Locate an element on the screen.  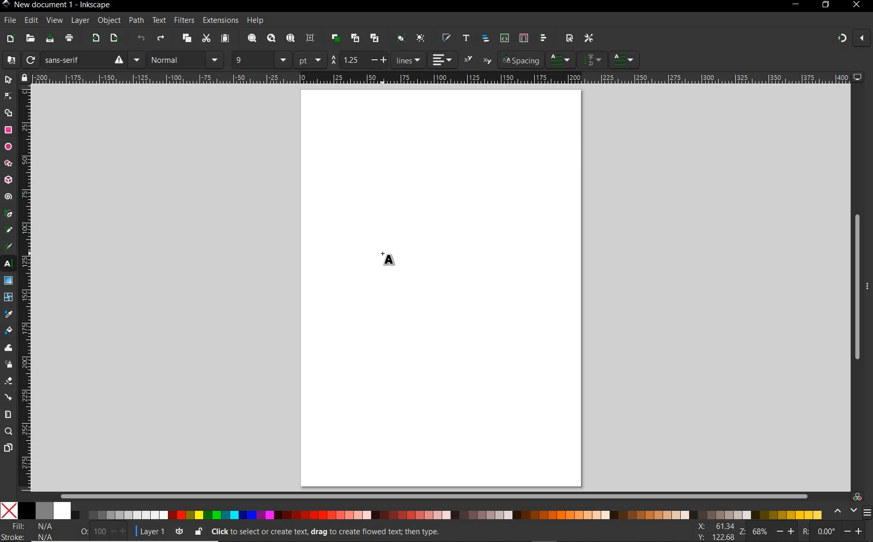
open document properties is located at coordinates (569, 37).